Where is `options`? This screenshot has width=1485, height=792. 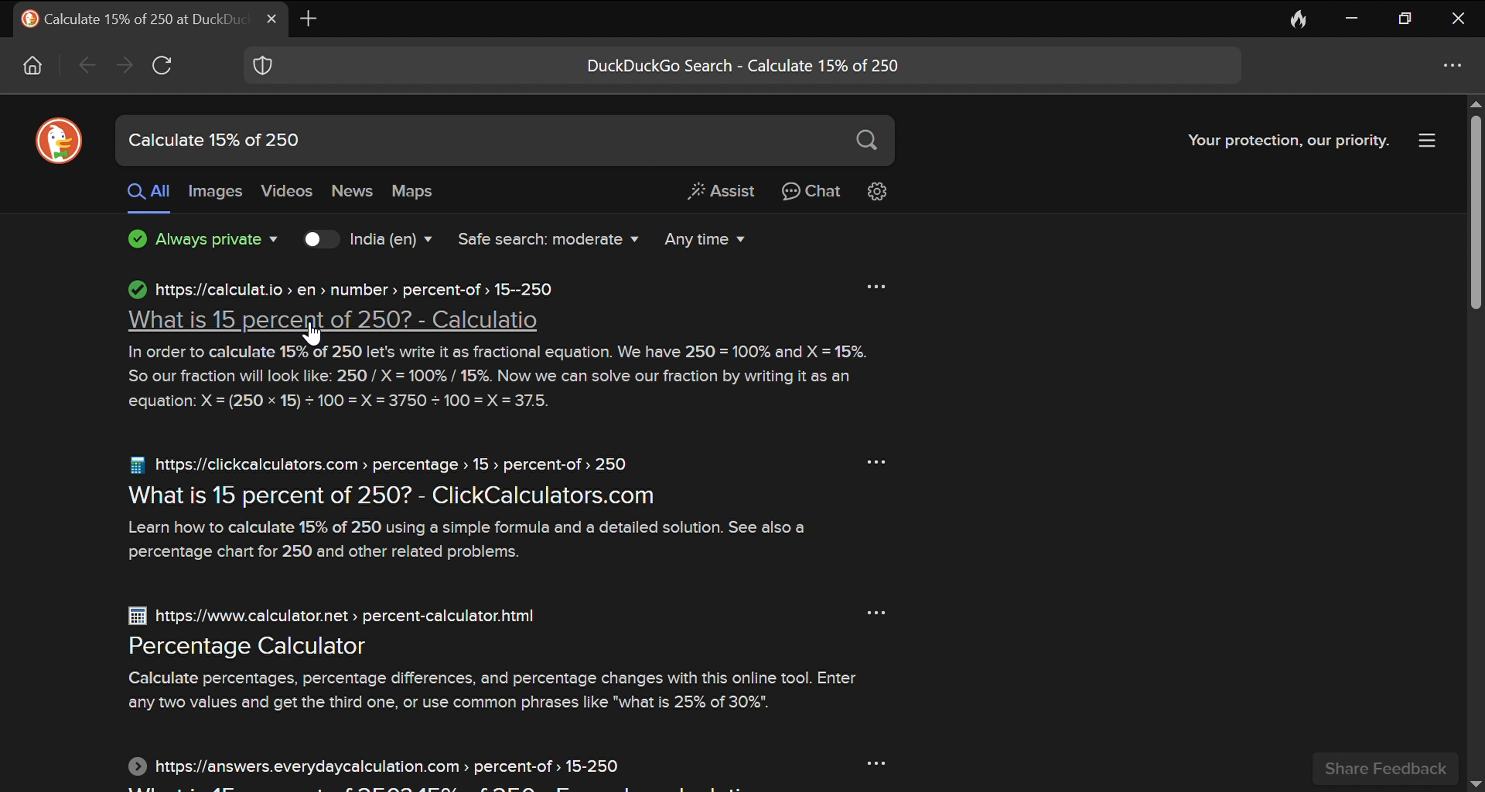 options is located at coordinates (882, 462).